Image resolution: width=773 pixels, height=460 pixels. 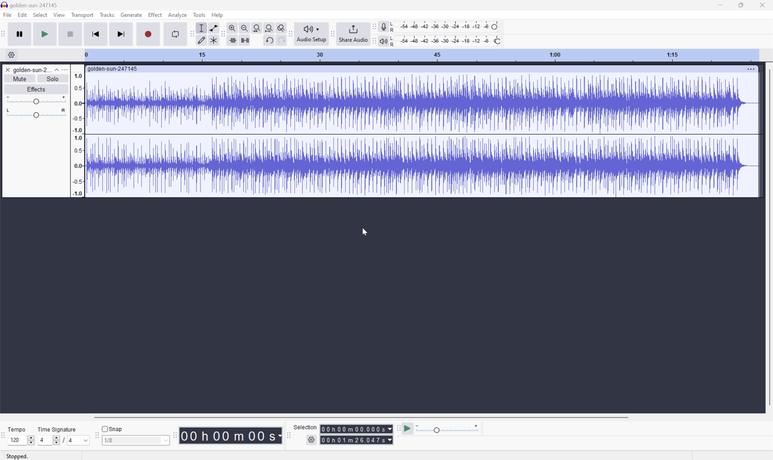 I want to click on Tracks, so click(x=107, y=14).